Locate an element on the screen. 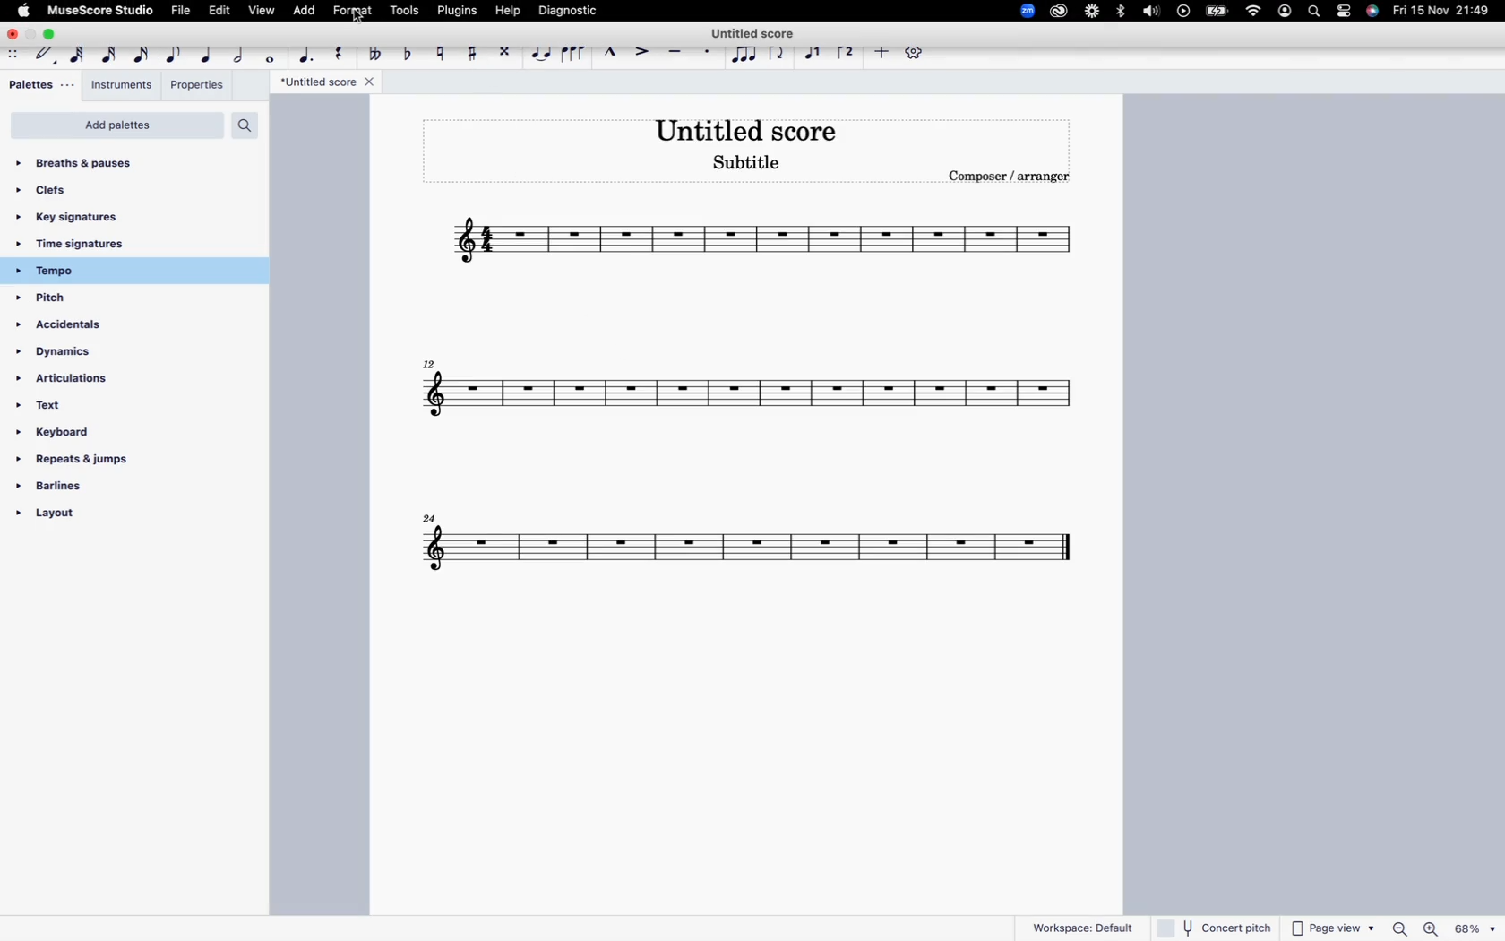  marcato is located at coordinates (614, 52).